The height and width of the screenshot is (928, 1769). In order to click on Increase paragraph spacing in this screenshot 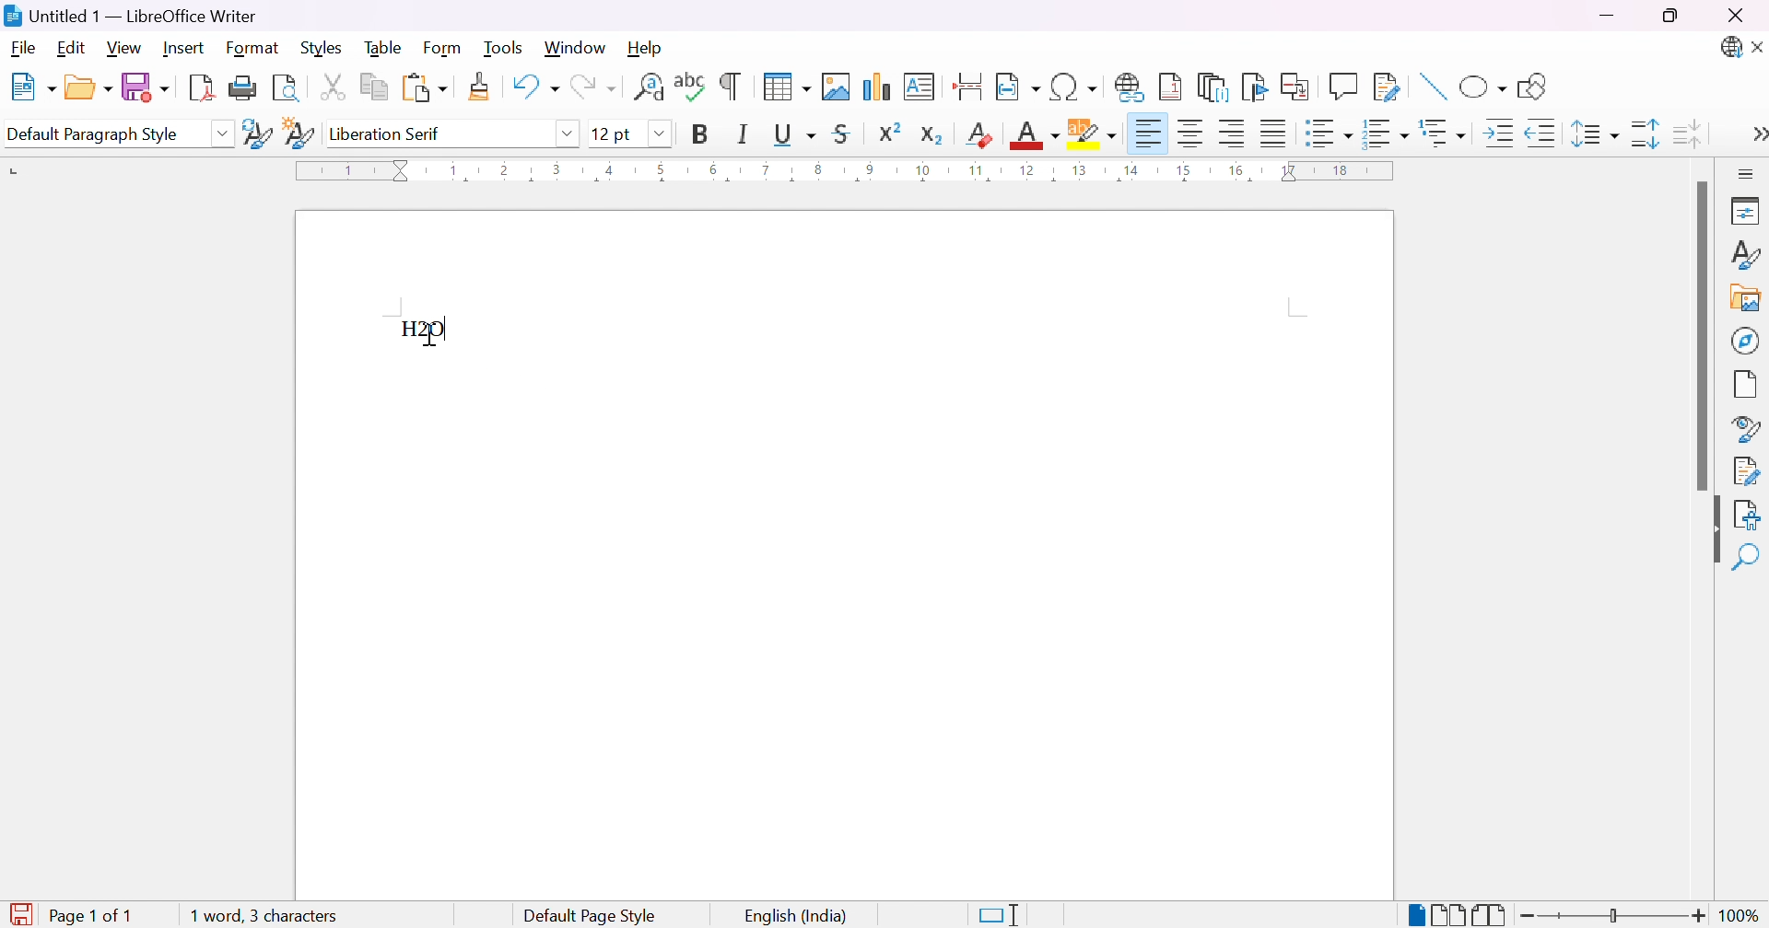, I will do `click(1647, 133)`.